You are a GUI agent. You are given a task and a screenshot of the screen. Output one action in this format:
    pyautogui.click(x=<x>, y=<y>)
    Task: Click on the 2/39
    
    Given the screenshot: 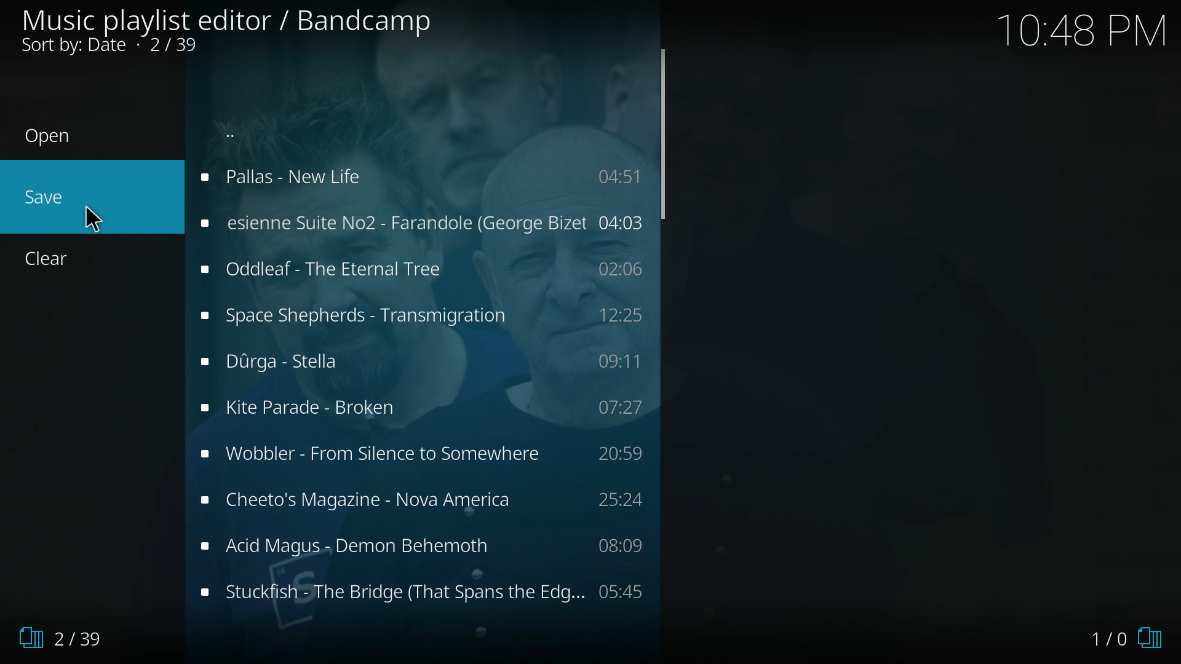 What is the action you would take?
    pyautogui.click(x=66, y=638)
    